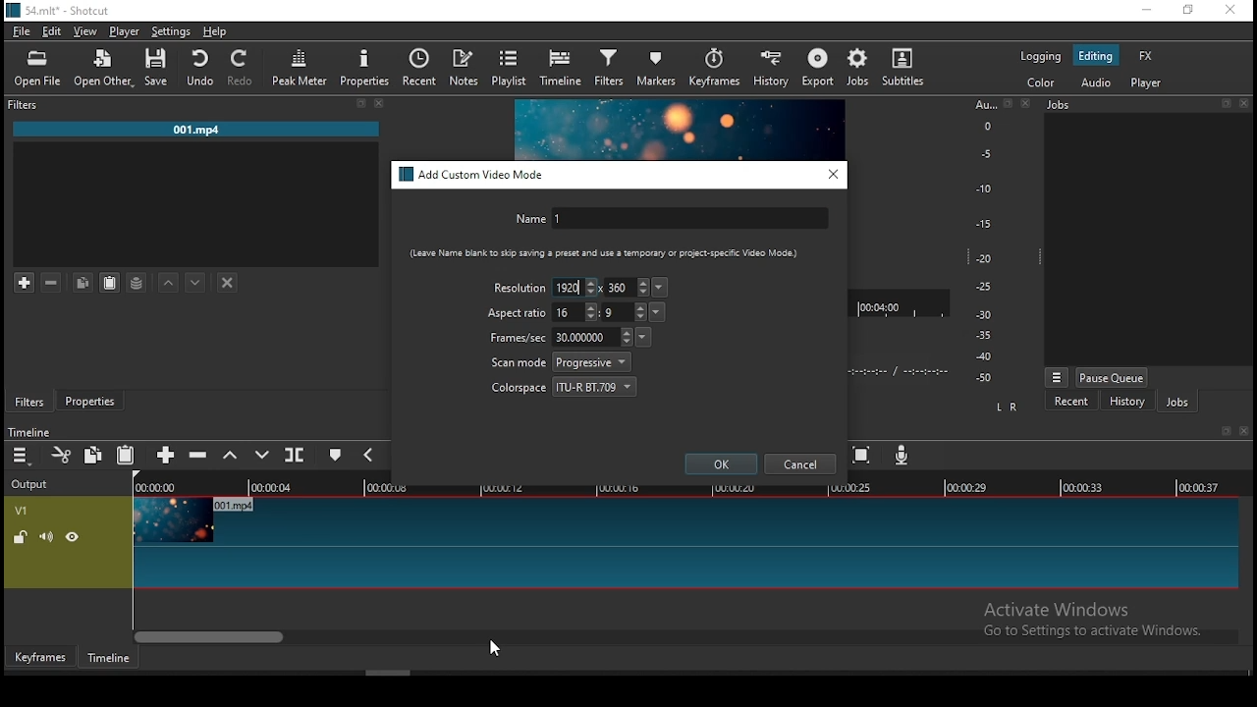 This screenshot has width=1257, height=707. Describe the element at coordinates (229, 284) in the screenshot. I see `deselect filter` at that location.